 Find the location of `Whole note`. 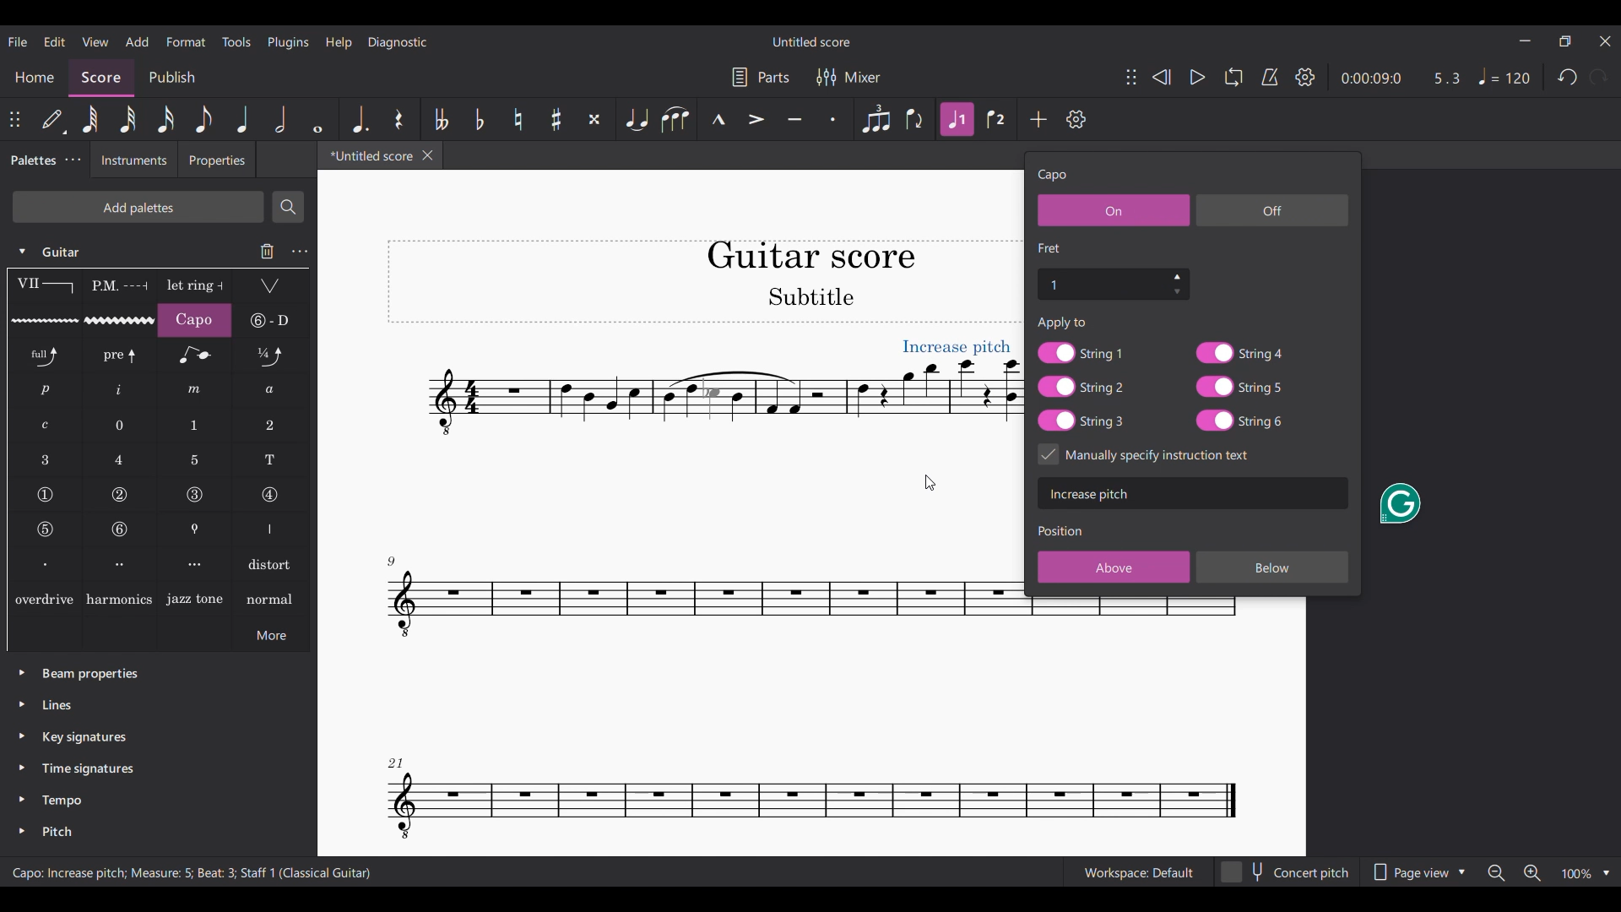

Whole note is located at coordinates (317, 119).